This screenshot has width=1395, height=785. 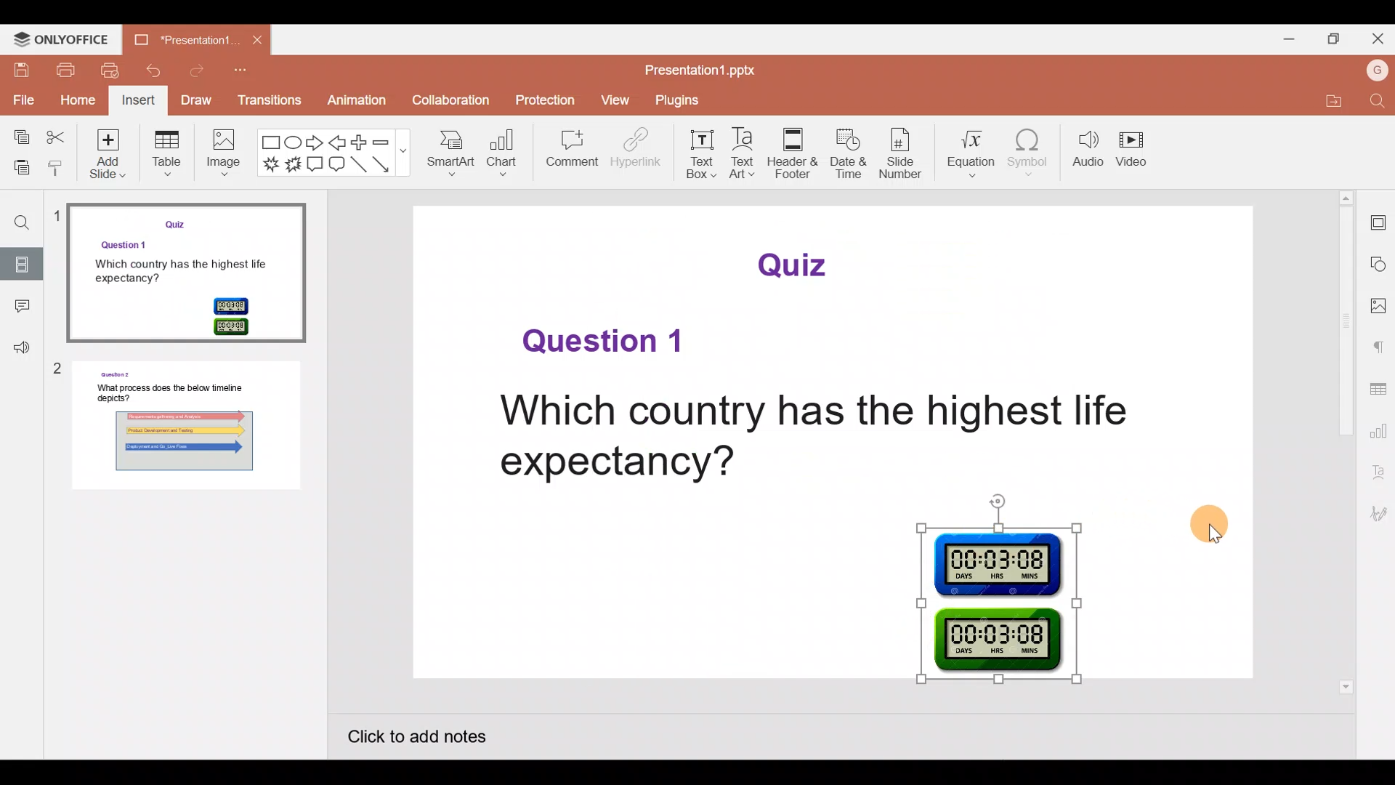 I want to click on Rectangle, so click(x=267, y=141).